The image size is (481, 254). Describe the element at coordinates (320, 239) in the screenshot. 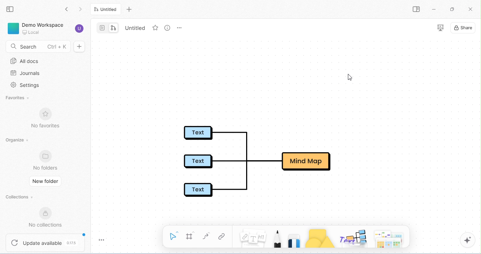

I see `shapes` at that location.